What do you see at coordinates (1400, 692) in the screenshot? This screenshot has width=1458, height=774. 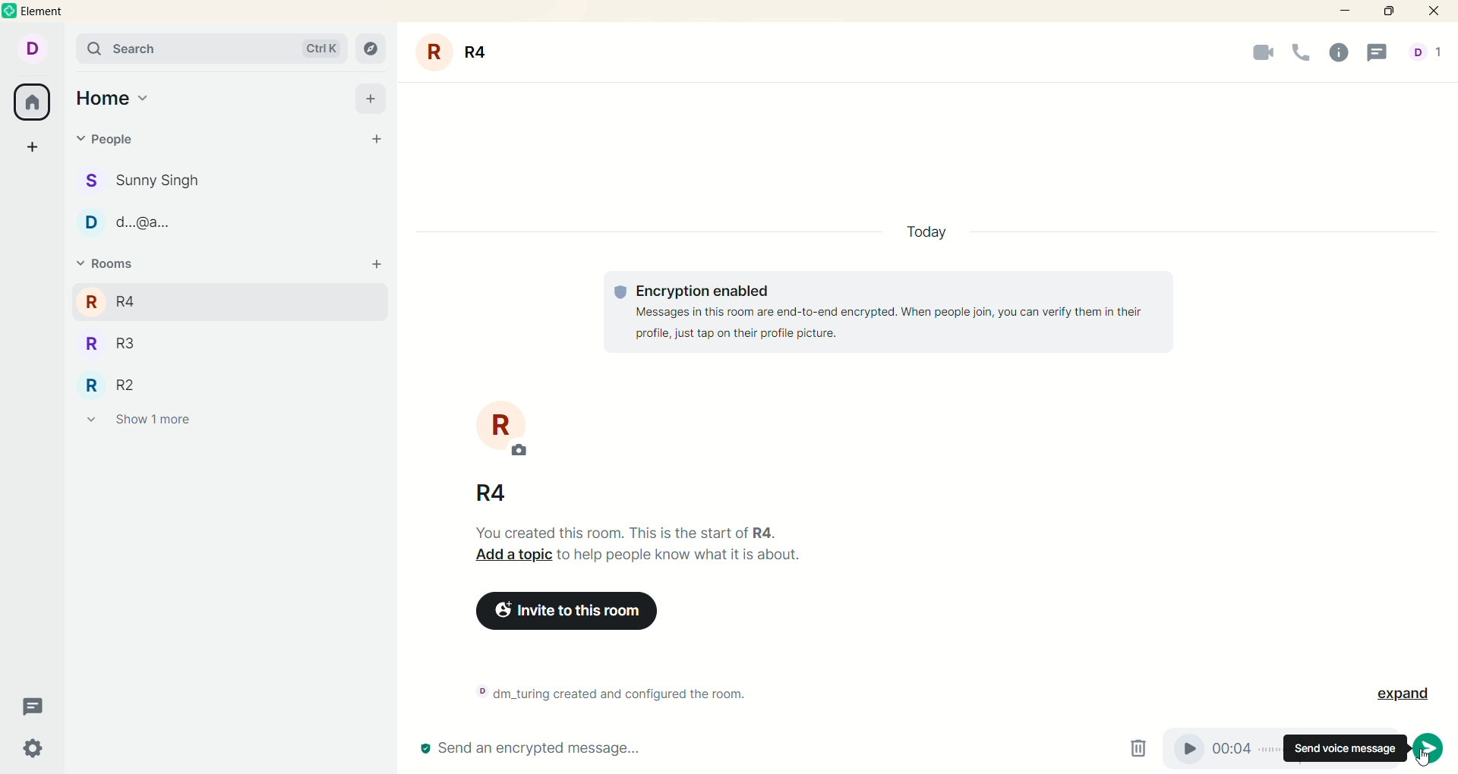 I see `expand` at bounding box center [1400, 692].